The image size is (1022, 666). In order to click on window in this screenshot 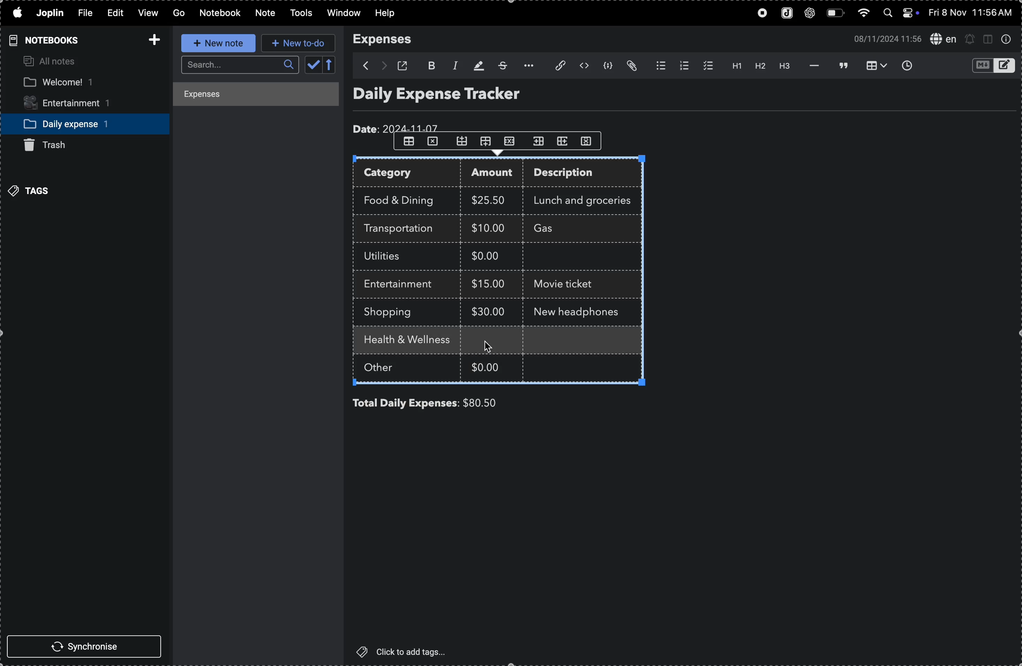, I will do `click(343, 14)`.